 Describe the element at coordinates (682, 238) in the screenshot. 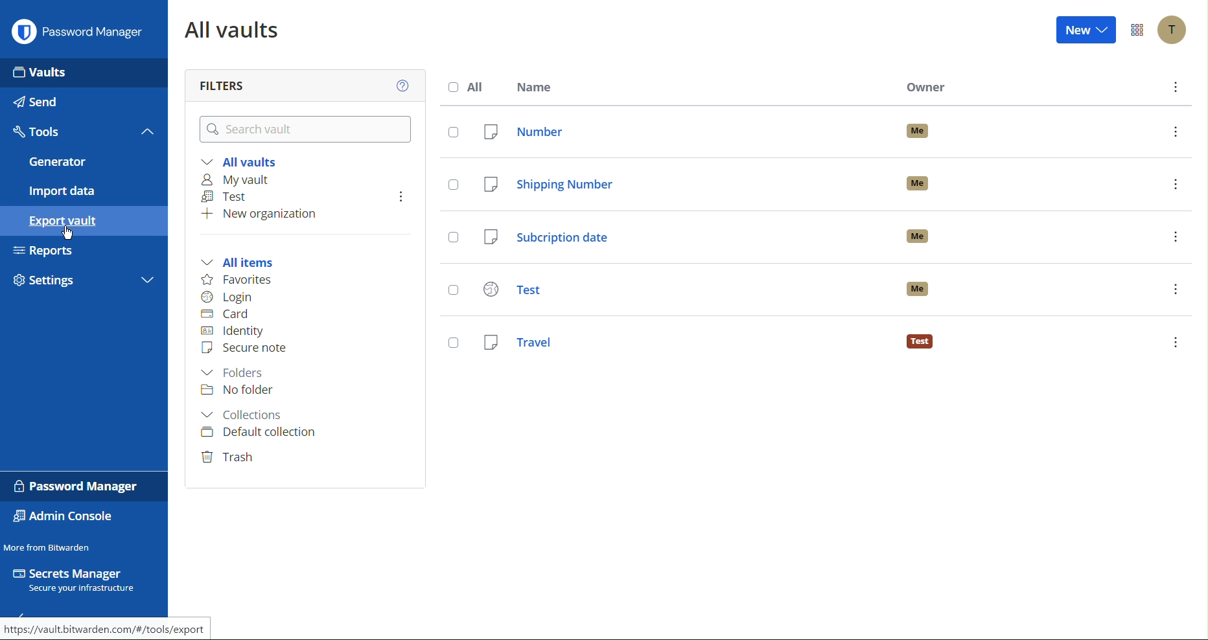

I see `Subscription Date` at that location.